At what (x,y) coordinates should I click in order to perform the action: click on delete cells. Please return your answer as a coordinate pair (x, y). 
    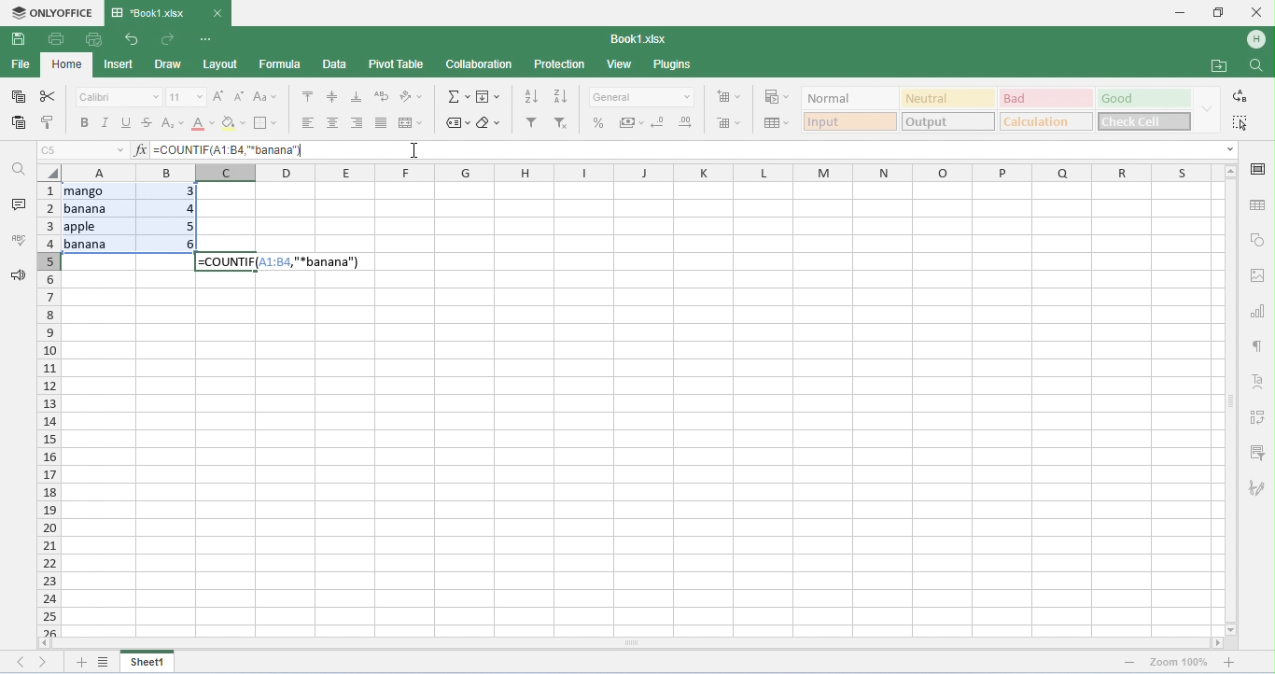
    Looking at the image, I should click on (727, 123).